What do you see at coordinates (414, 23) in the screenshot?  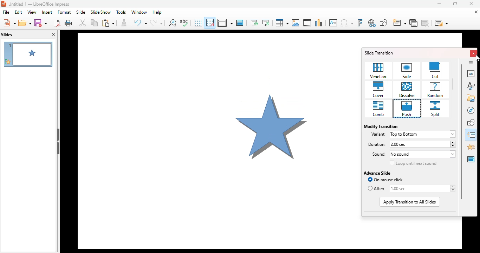 I see `duplicate slide` at bounding box center [414, 23].